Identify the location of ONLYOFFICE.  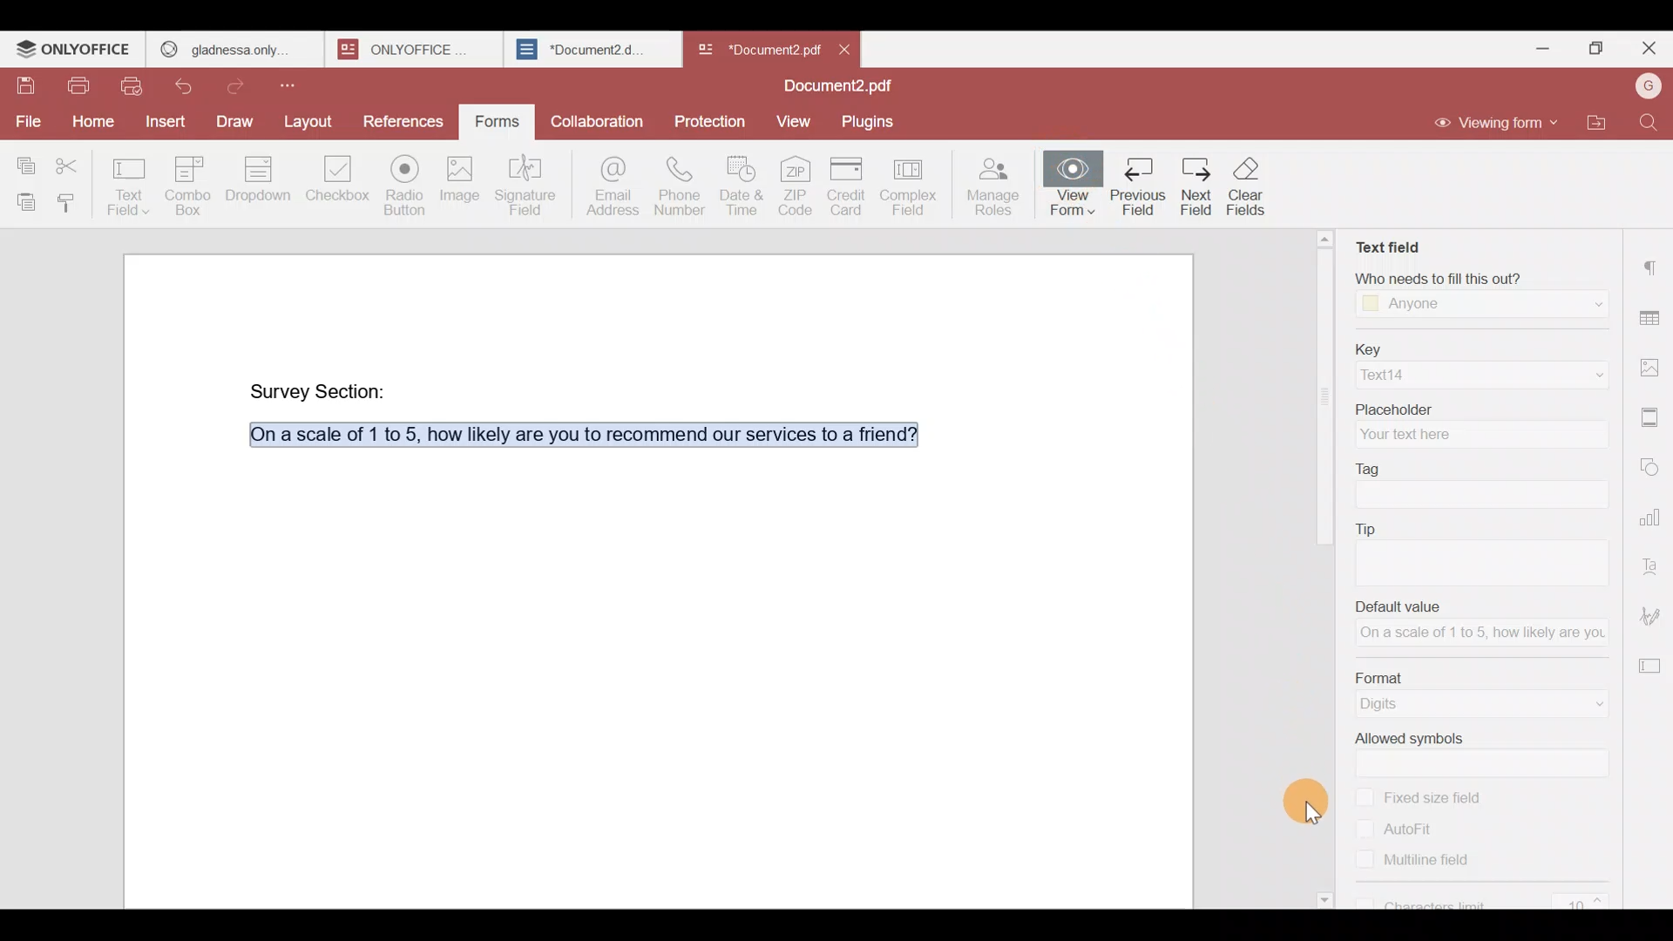
(74, 49).